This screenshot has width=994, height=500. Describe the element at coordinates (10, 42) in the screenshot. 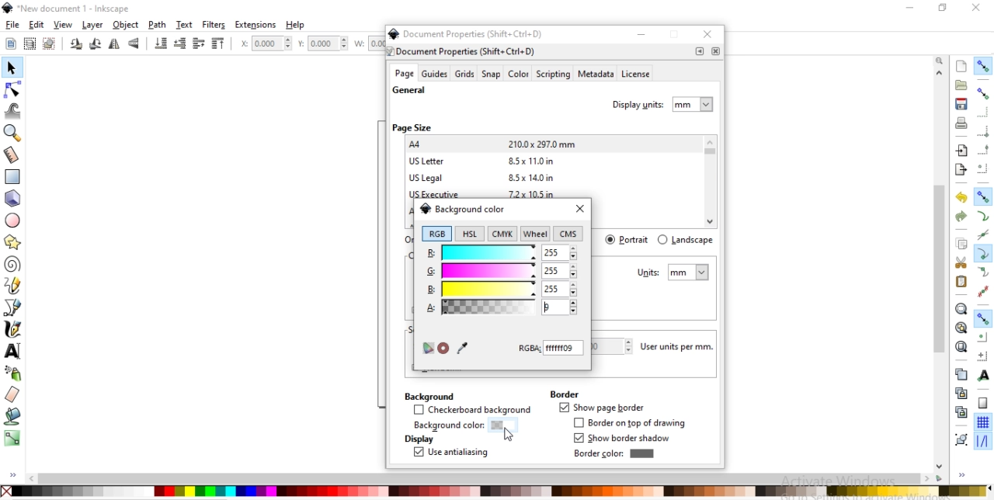

I see `select all objects or nodes` at that location.